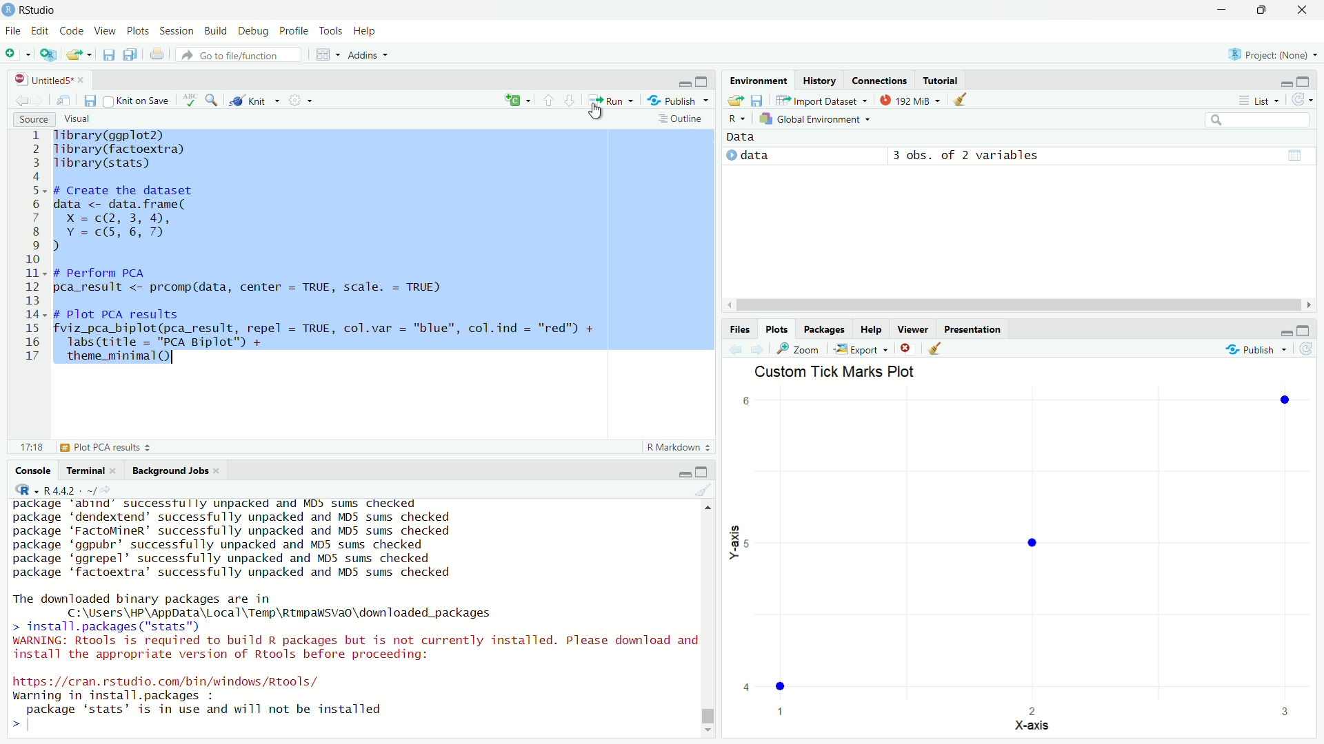 The height and width of the screenshot is (744, 1324). I want to click on Presentation, so click(973, 329).